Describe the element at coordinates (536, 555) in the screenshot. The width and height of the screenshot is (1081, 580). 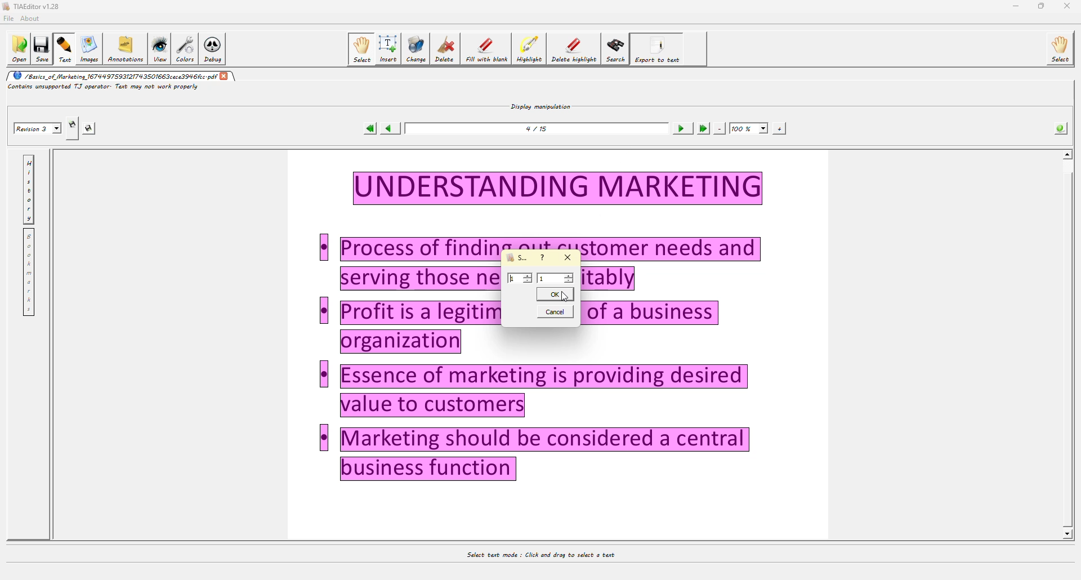
I see `select text mode` at that location.